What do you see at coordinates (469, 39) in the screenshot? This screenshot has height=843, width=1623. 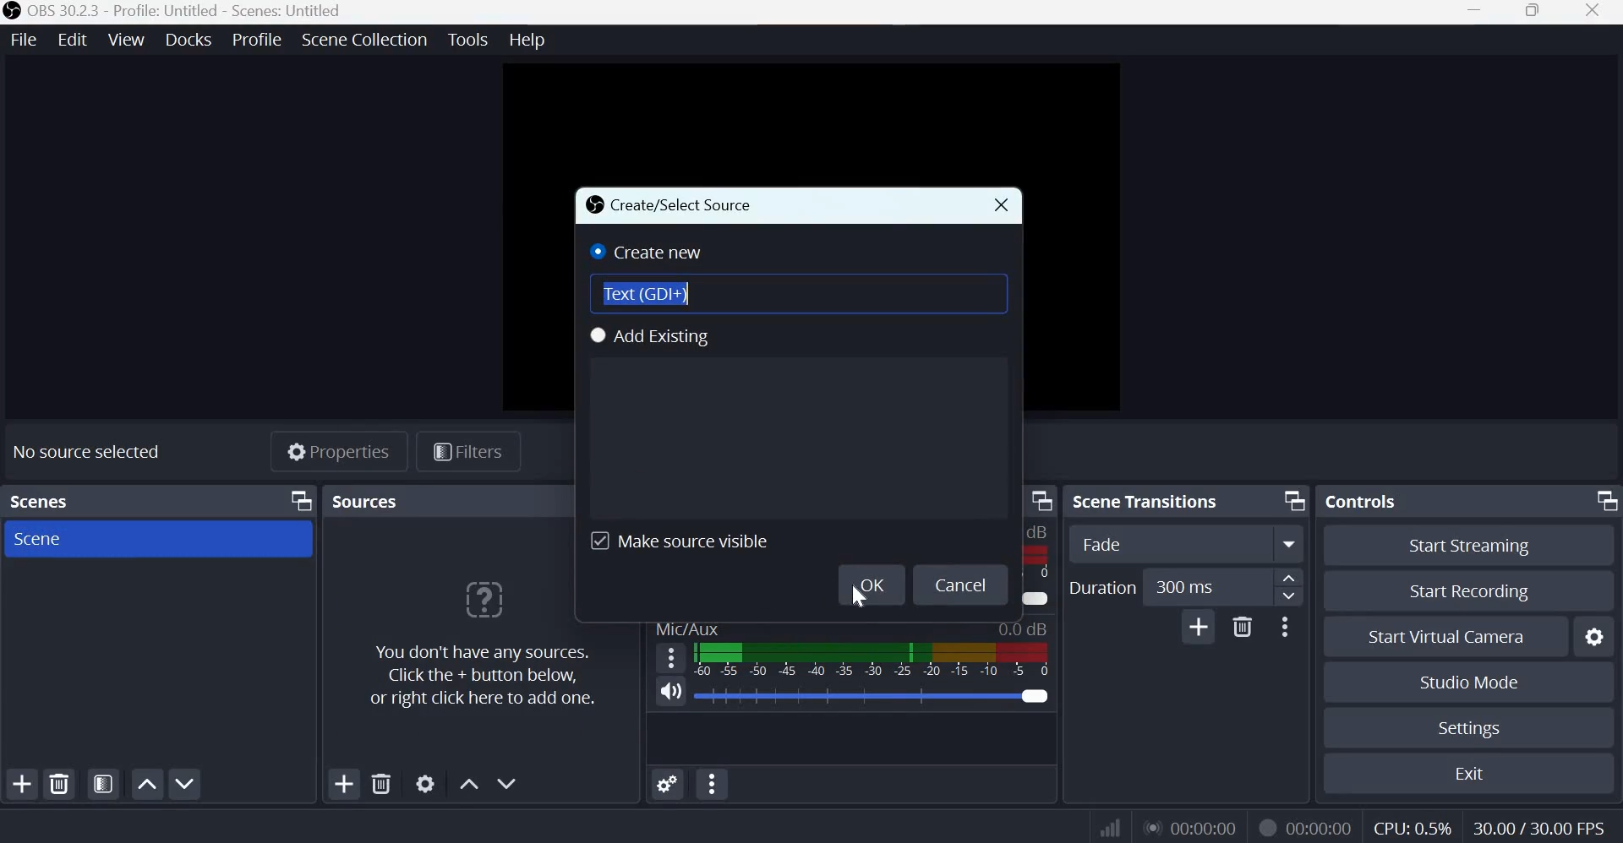 I see `Tools` at bounding box center [469, 39].